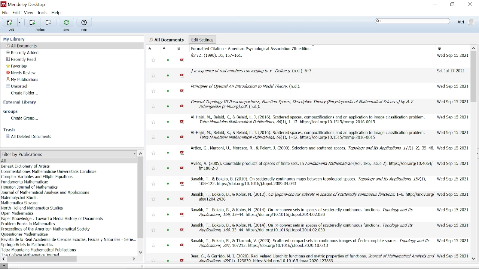  Describe the element at coordinates (164, 49) in the screenshot. I see `read status` at that location.